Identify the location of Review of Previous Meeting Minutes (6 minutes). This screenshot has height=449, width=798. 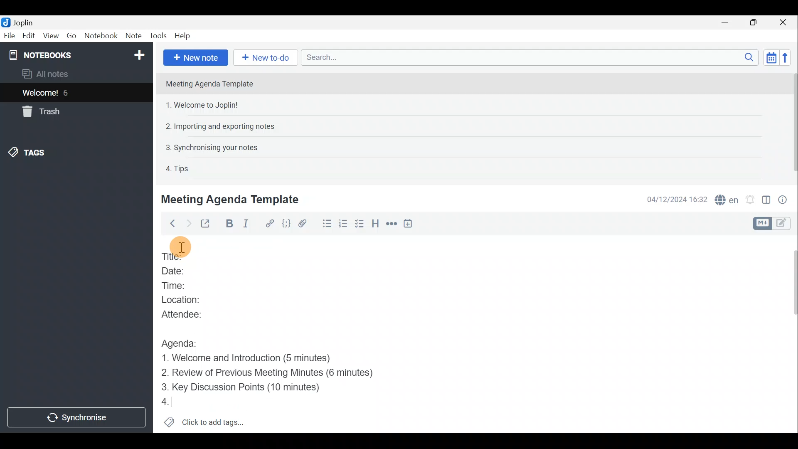
(281, 373).